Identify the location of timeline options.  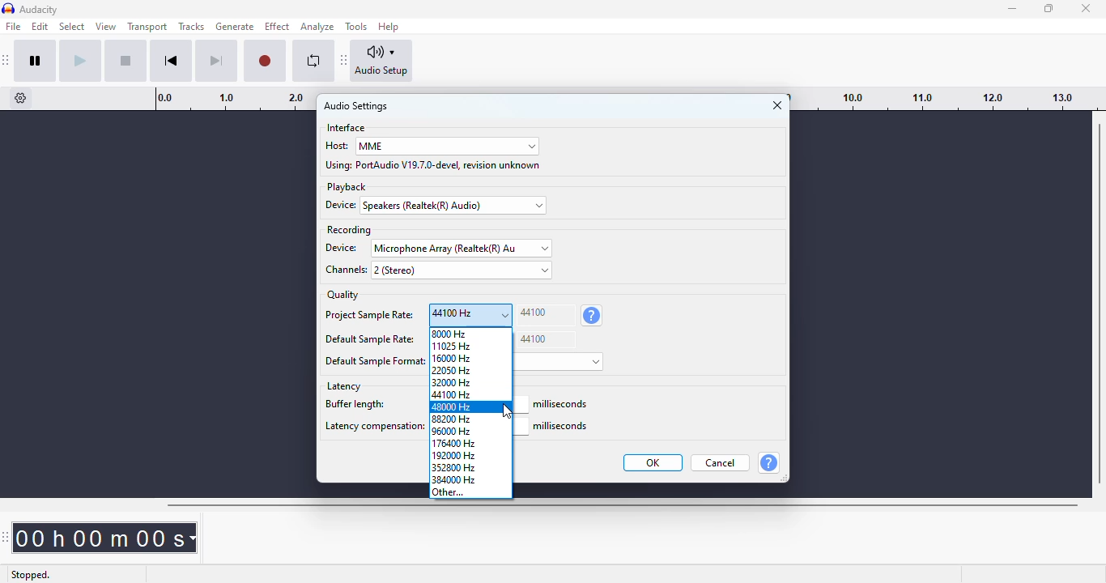
(21, 98).